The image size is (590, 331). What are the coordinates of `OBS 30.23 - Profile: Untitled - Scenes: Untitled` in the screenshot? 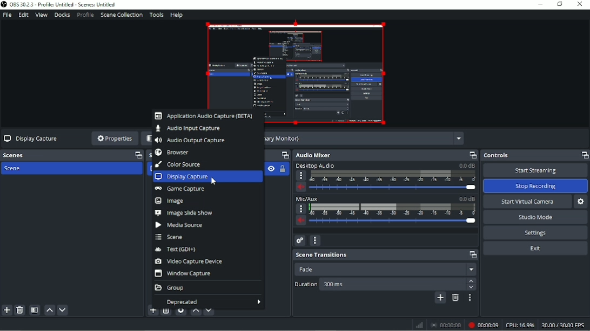 It's located at (63, 5).